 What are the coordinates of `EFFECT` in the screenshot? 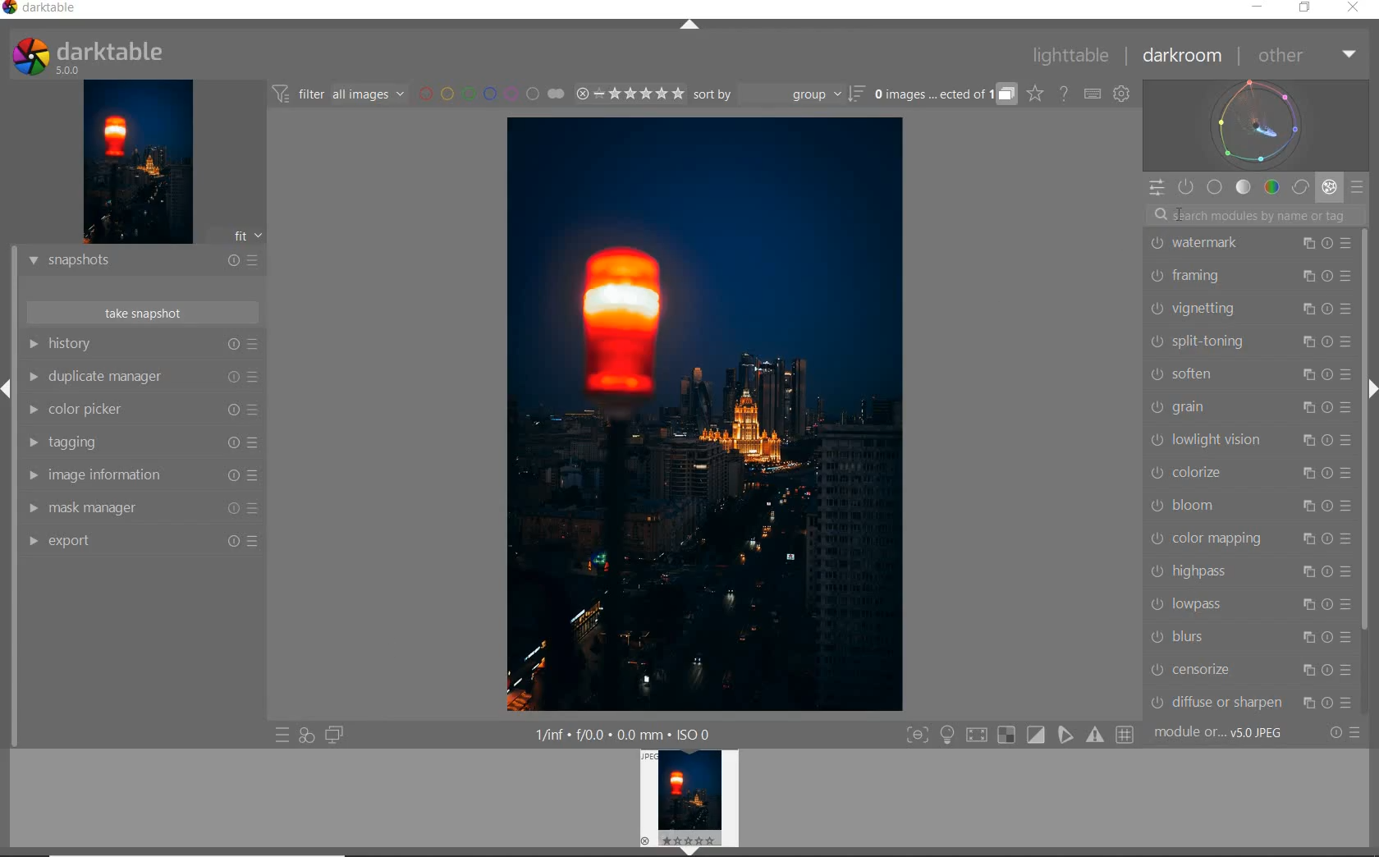 It's located at (1329, 186).